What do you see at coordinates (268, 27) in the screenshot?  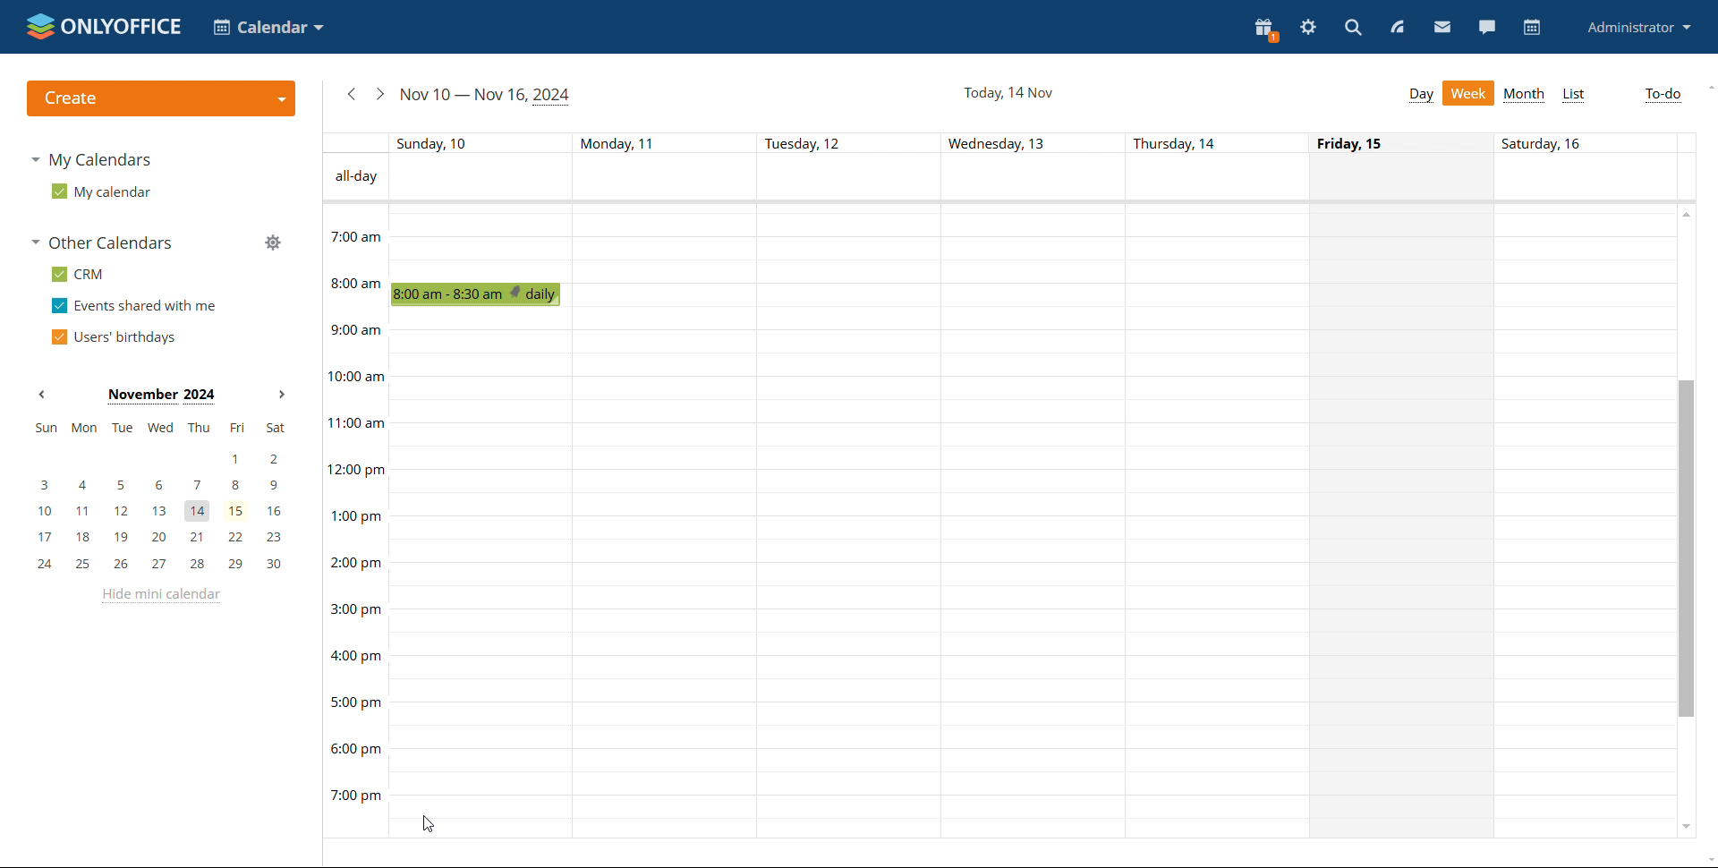 I see `select application` at bounding box center [268, 27].